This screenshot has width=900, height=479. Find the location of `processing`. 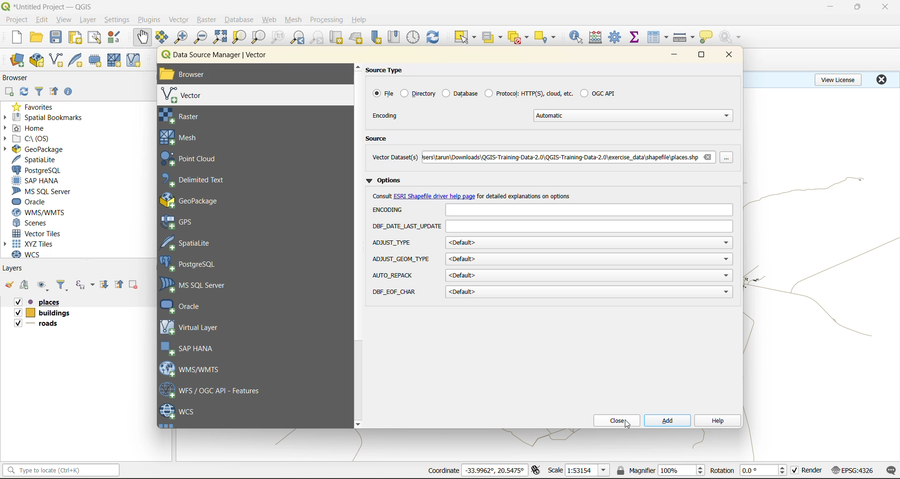

processing is located at coordinates (327, 20).